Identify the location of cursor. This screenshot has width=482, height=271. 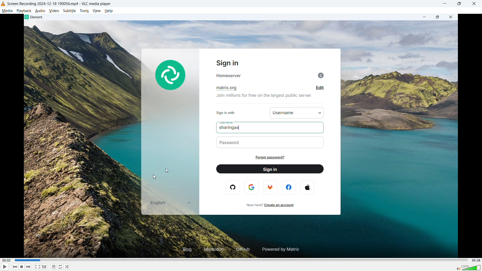
(156, 177).